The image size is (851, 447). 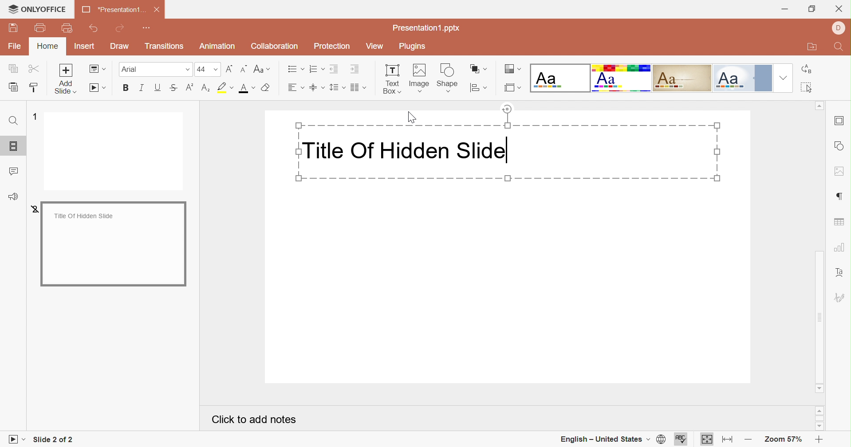 I want to click on Cursor, so click(x=414, y=118).